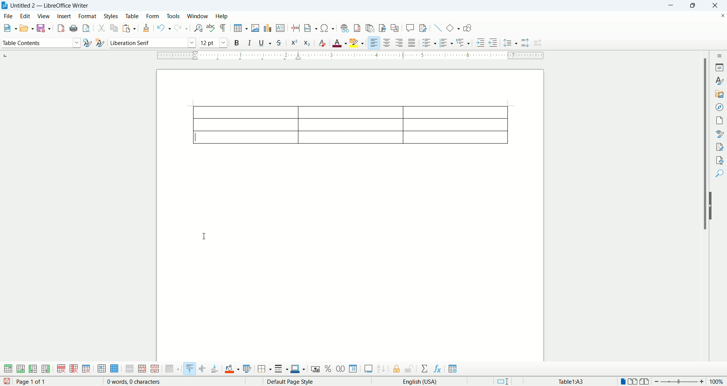 Image resolution: width=727 pixels, height=386 pixels. What do you see at coordinates (467, 27) in the screenshot?
I see `draw function` at bounding box center [467, 27].